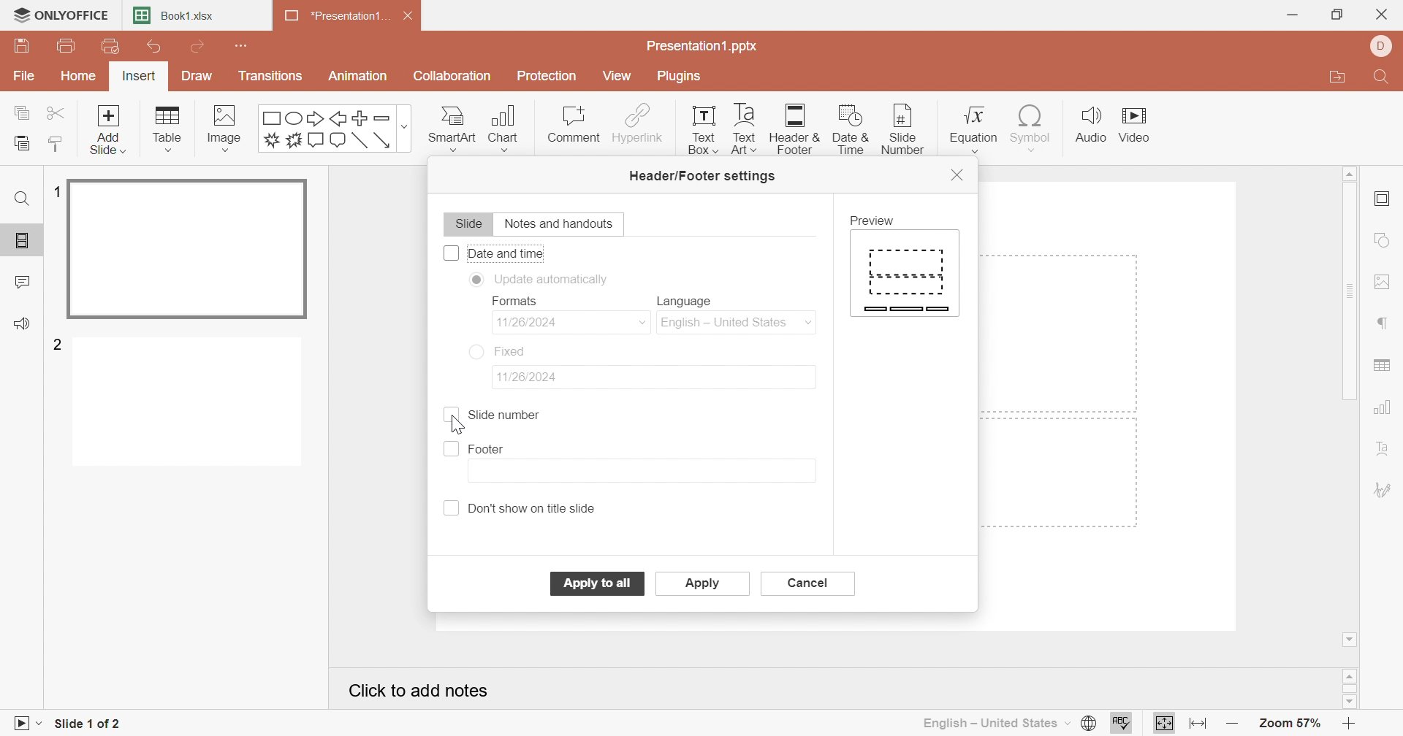 This screenshot has height=736, width=1403. I want to click on Image settings, so click(1386, 284).